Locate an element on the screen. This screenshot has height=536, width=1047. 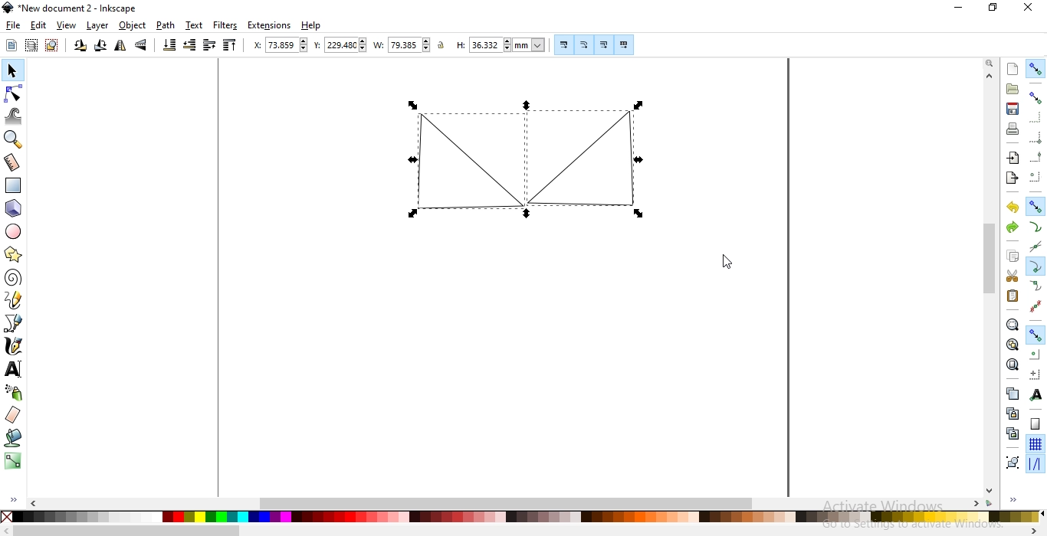
help is located at coordinates (311, 26).